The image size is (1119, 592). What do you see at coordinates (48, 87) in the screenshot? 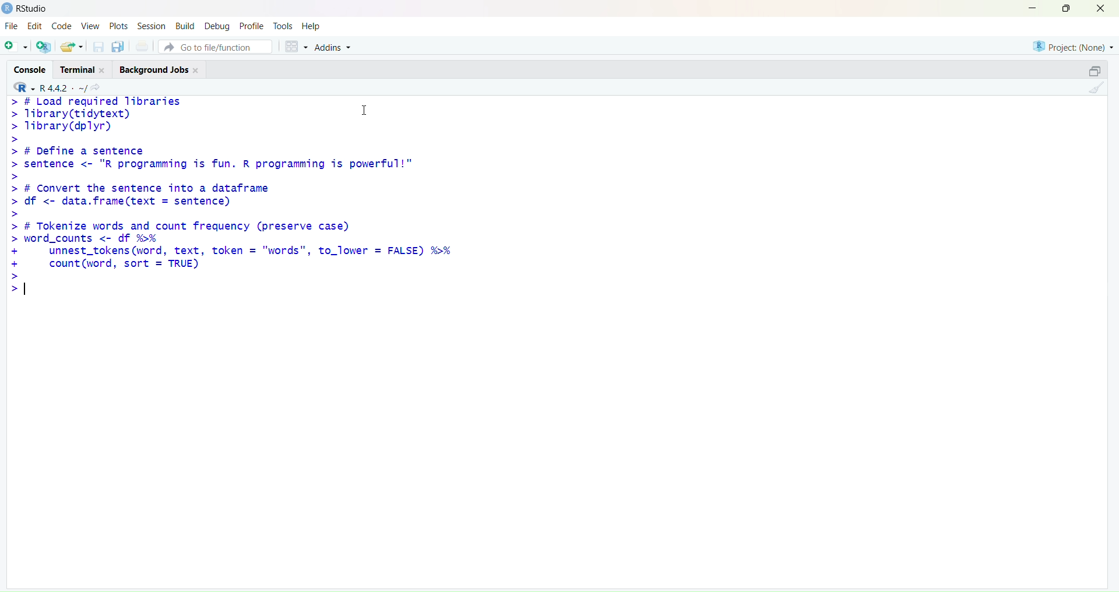
I see `R 4.4.2` at bounding box center [48, 87].